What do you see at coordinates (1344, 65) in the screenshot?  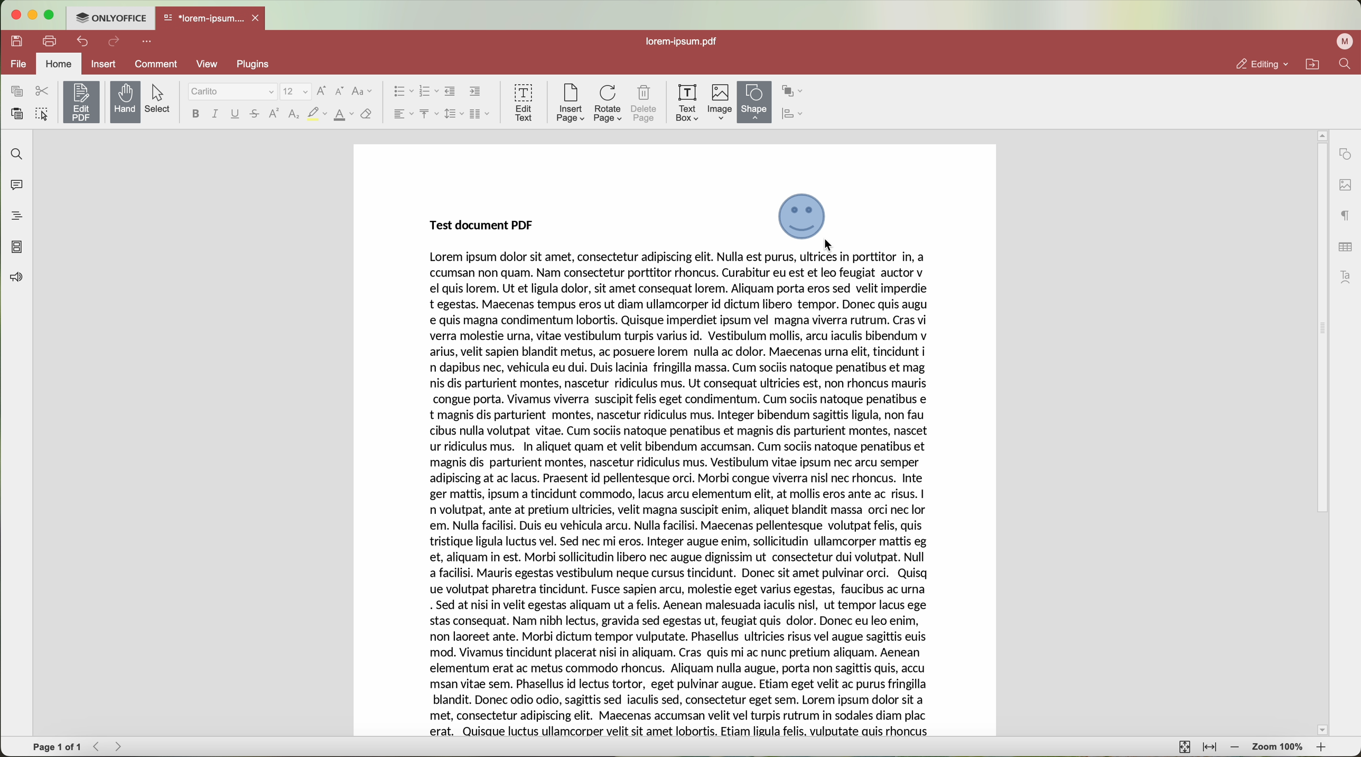 I see `find` at bounding box center [1344, 65].